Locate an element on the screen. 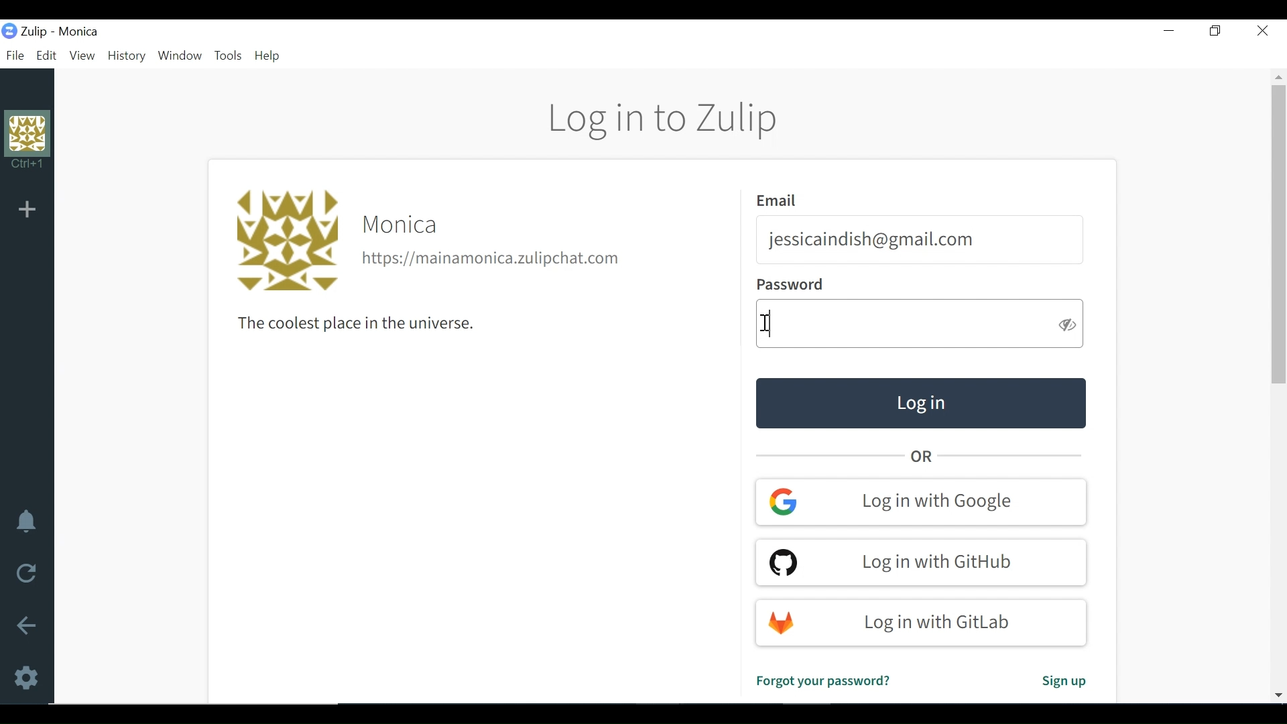 The width and height of the screenshot is (1287, 724). Go back is located at coordinates (27, 626).